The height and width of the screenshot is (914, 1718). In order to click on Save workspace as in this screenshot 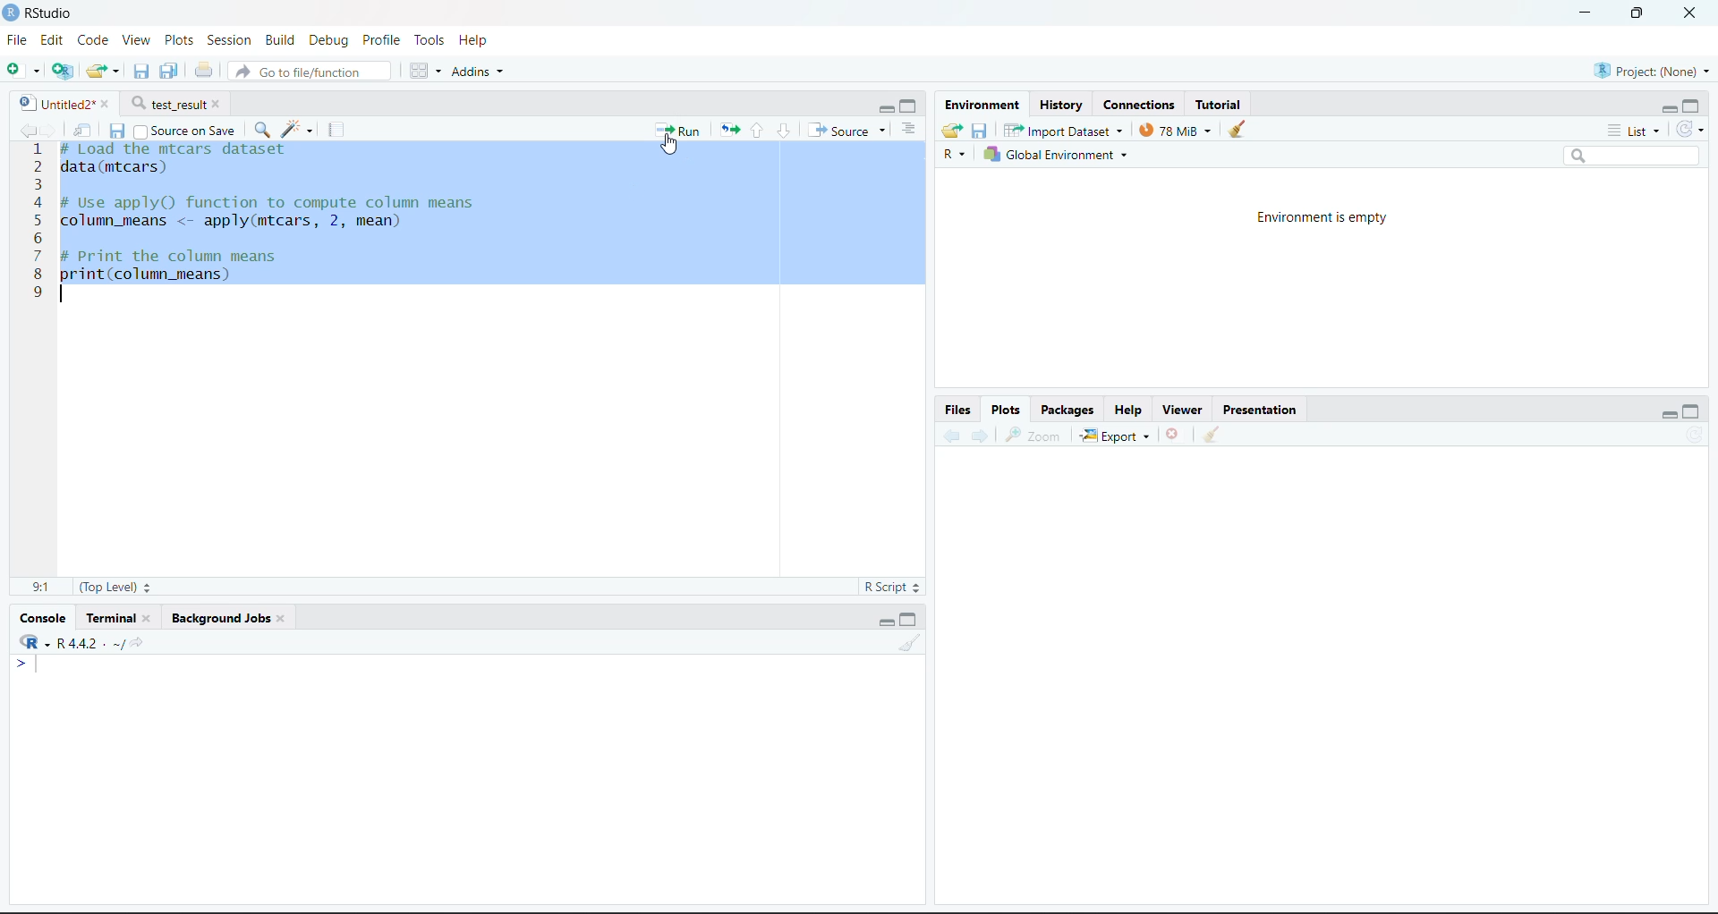, I will do `click(981, 129)`.